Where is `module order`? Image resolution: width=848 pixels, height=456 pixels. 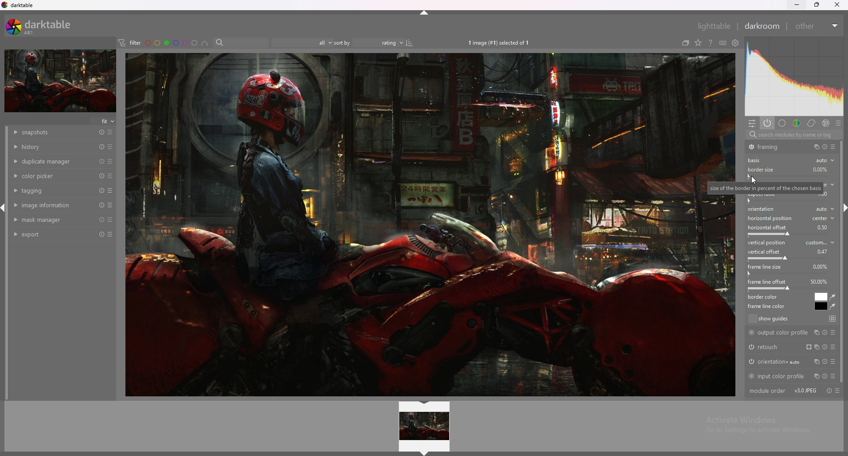
module order is located at coordinates (767, 391).